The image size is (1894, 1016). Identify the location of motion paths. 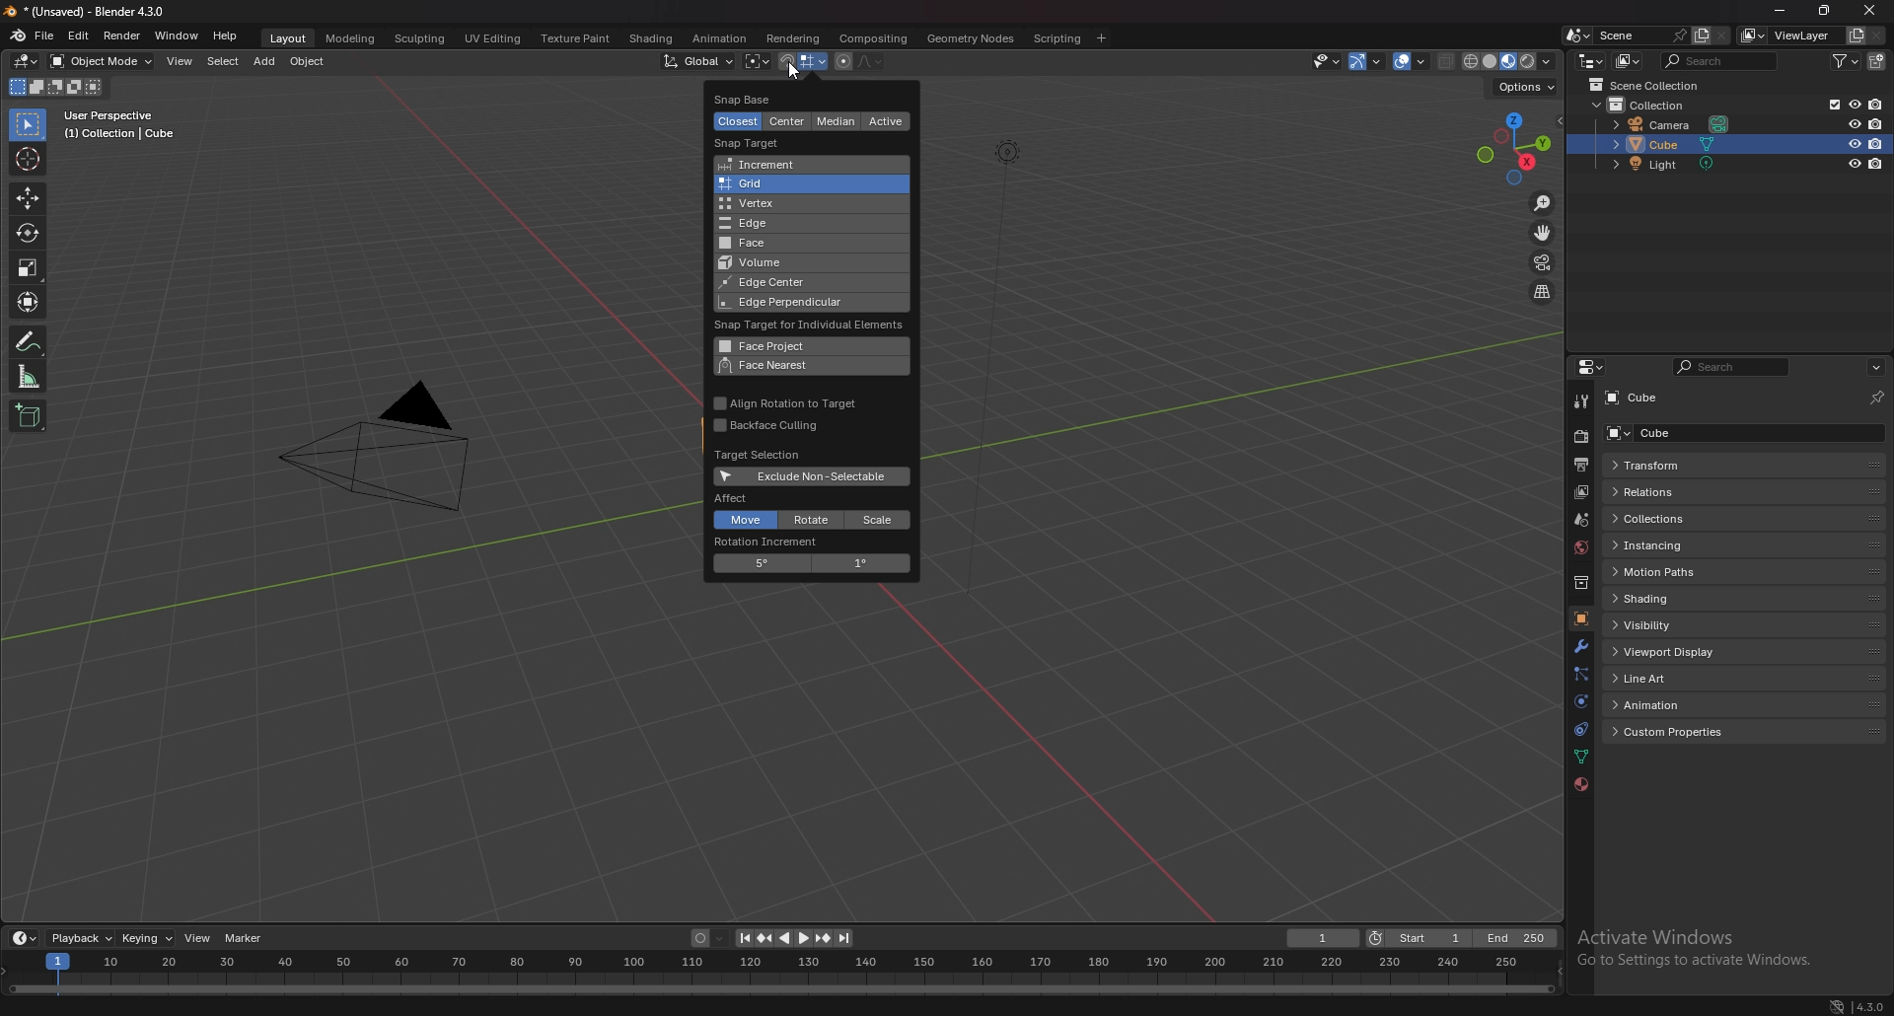
(1674, 572).